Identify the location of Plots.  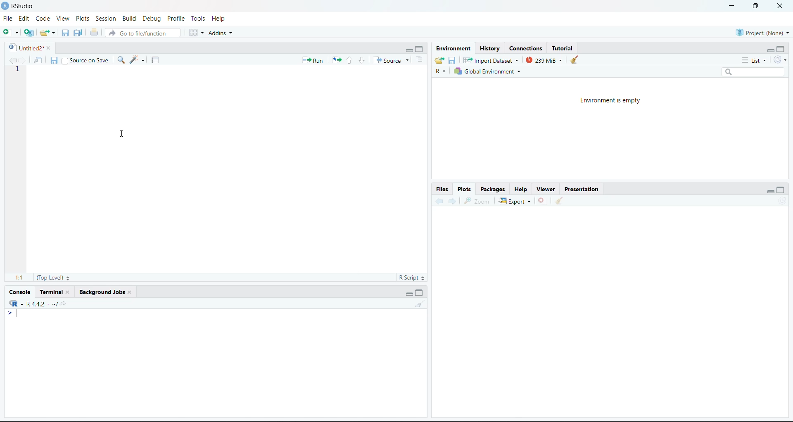
(83, 18).